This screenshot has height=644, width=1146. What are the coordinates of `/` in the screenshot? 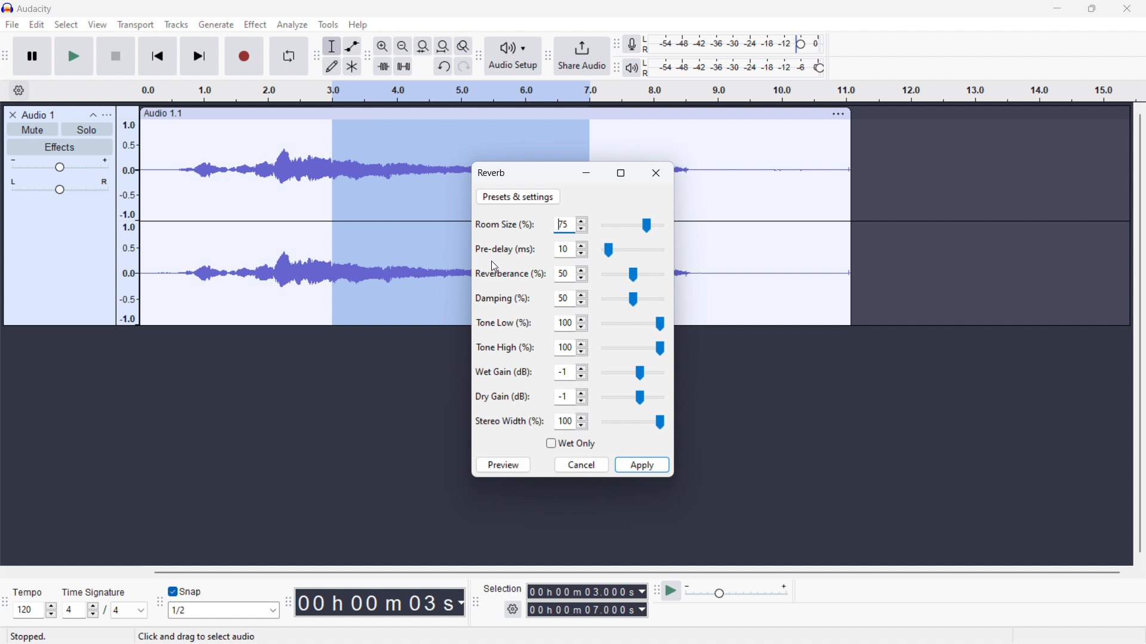 It's located at (106, 609).